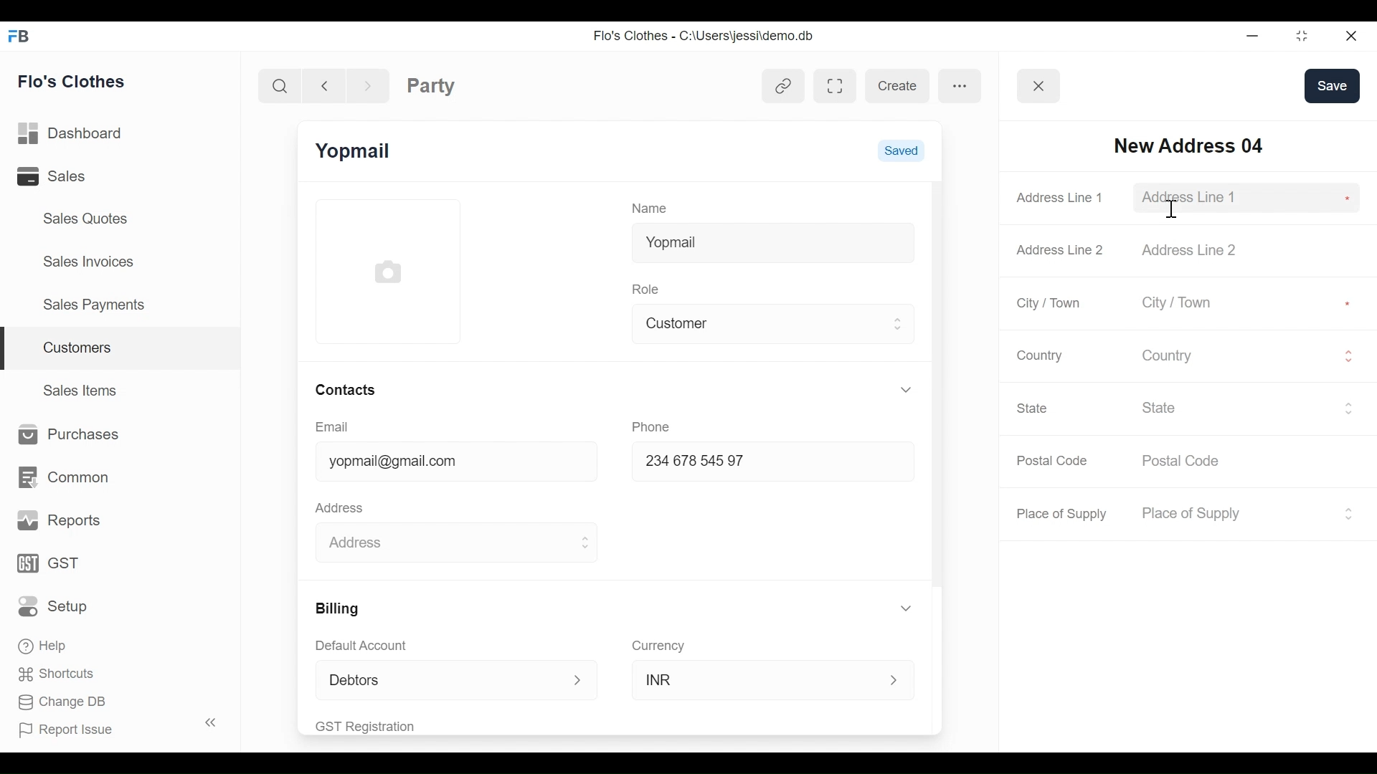  I want to click on Report Issue, so click(110, 727).